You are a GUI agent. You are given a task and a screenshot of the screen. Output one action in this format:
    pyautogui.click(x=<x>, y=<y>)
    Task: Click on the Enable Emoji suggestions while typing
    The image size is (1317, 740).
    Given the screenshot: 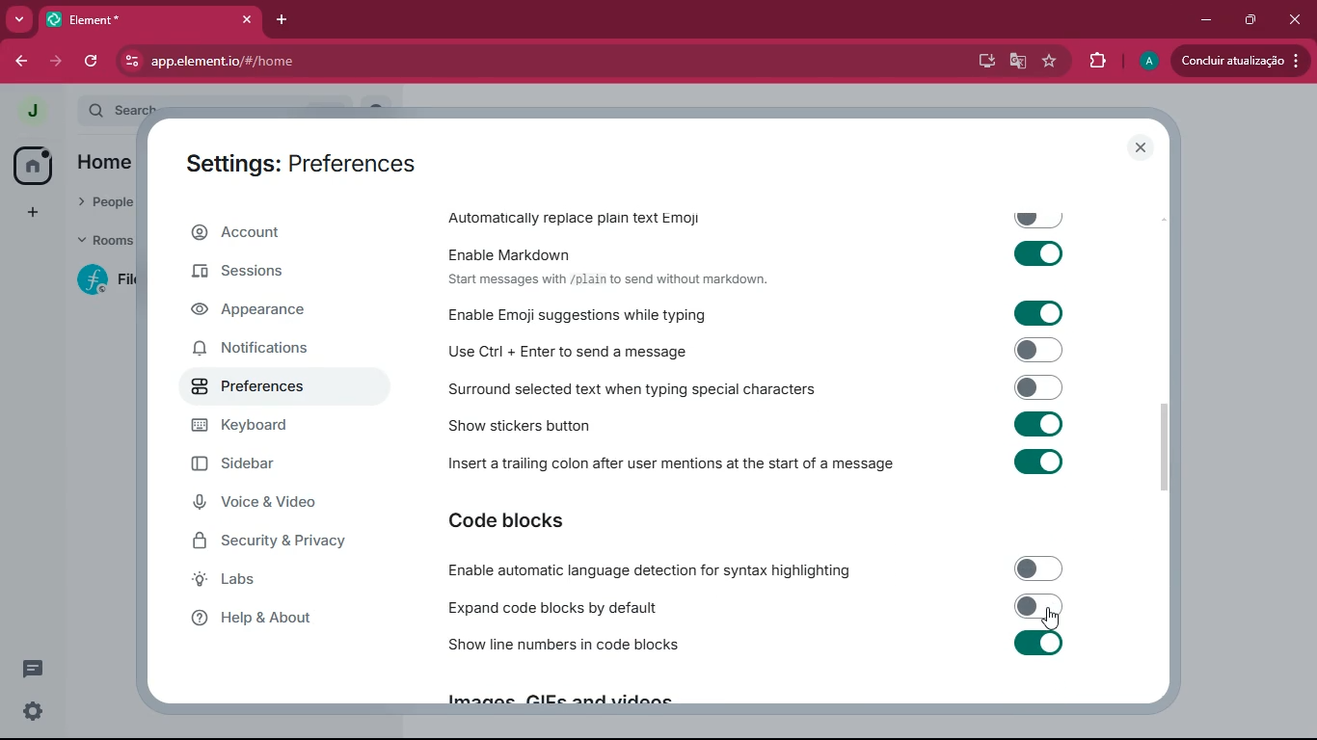 What is the action you would take?
    pyautogui.click(x=766, y=313)
    